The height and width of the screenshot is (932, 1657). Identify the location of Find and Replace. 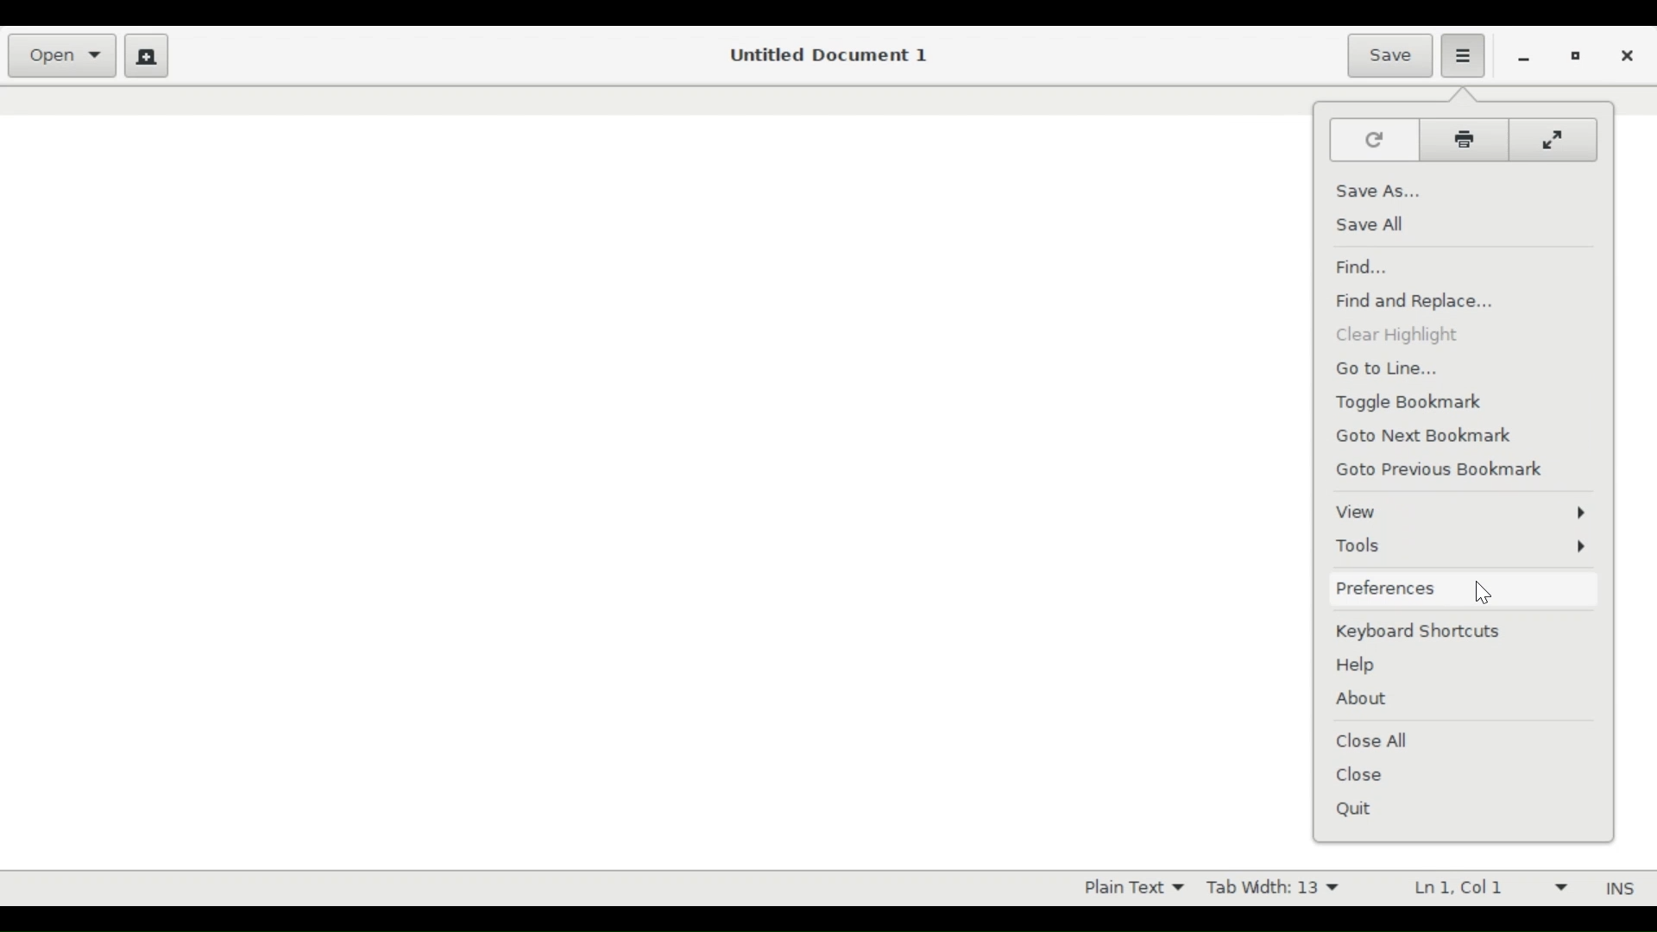
(1420, 303).